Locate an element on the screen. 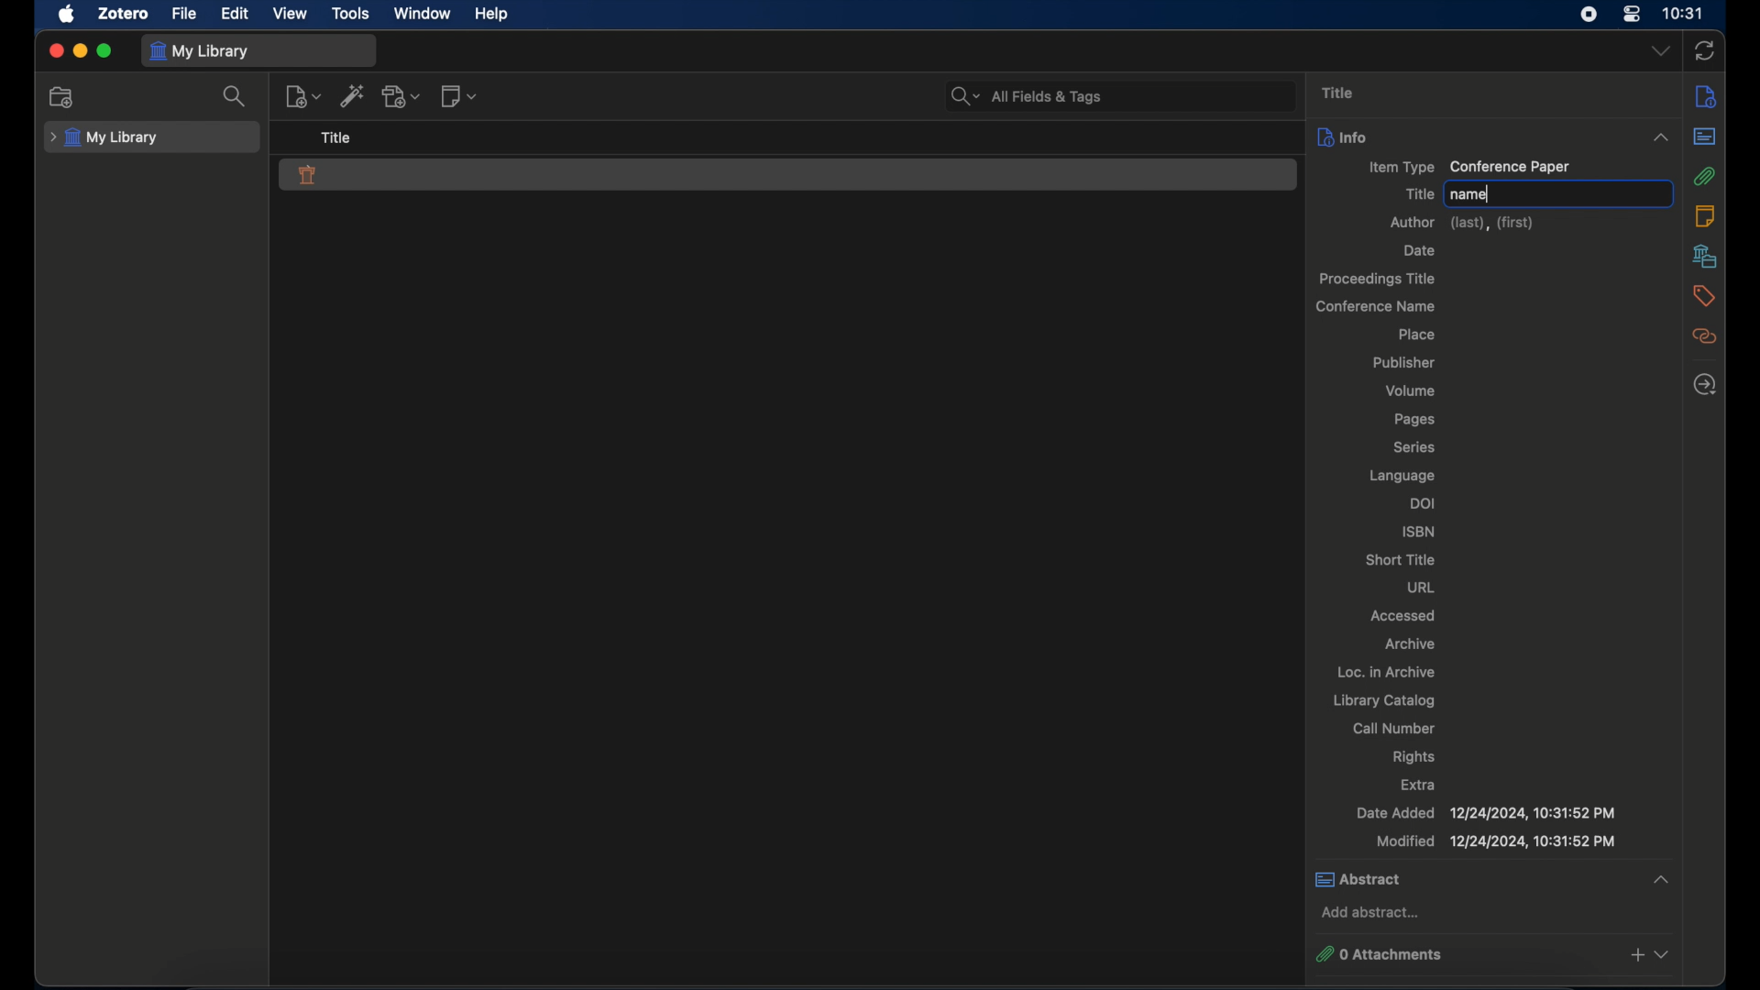 The width and height of the screenshot is (1760, 990). library catalog is located at coordinates (1385, 700).